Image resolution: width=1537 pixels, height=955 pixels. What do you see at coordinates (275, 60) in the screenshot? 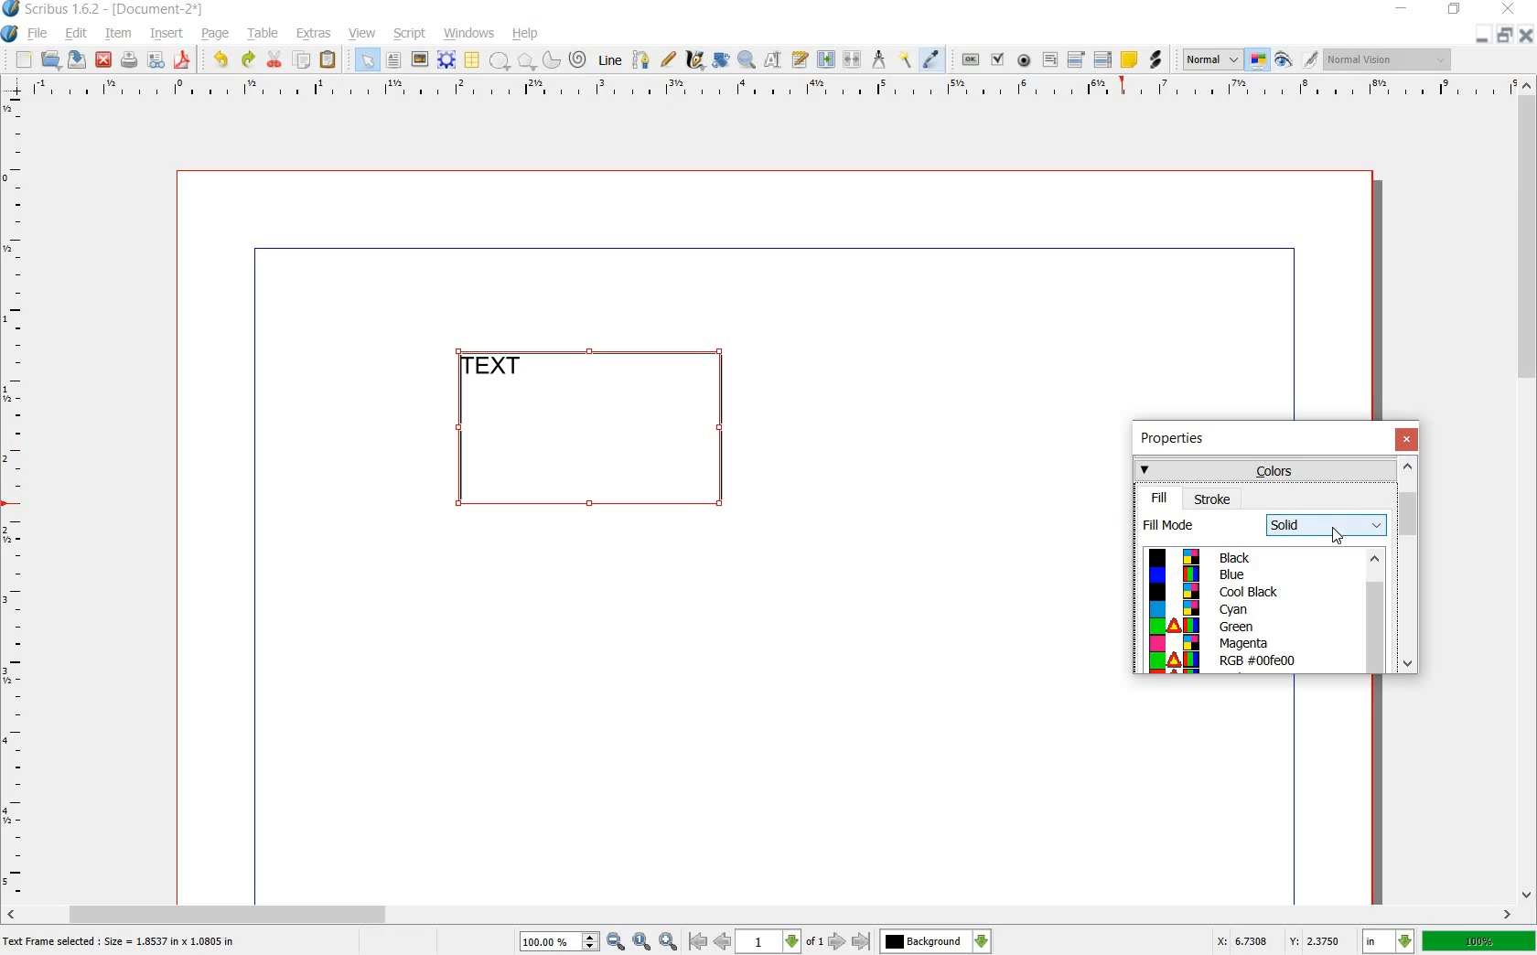
I see `cut` at bounding box center [275, 60].